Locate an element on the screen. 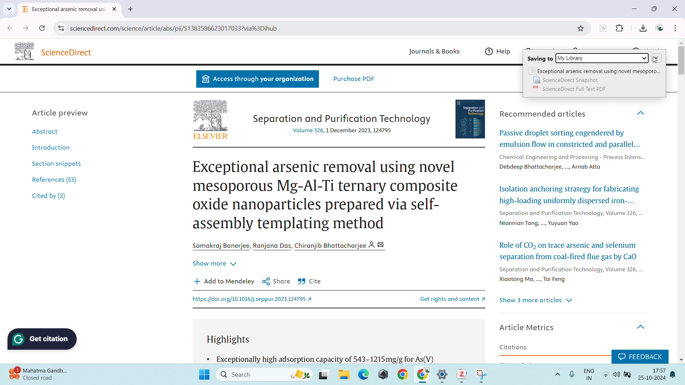 The height and width of the screenshot is (385, 685). select collection to save the reference to is located at coordinates (602, 58).